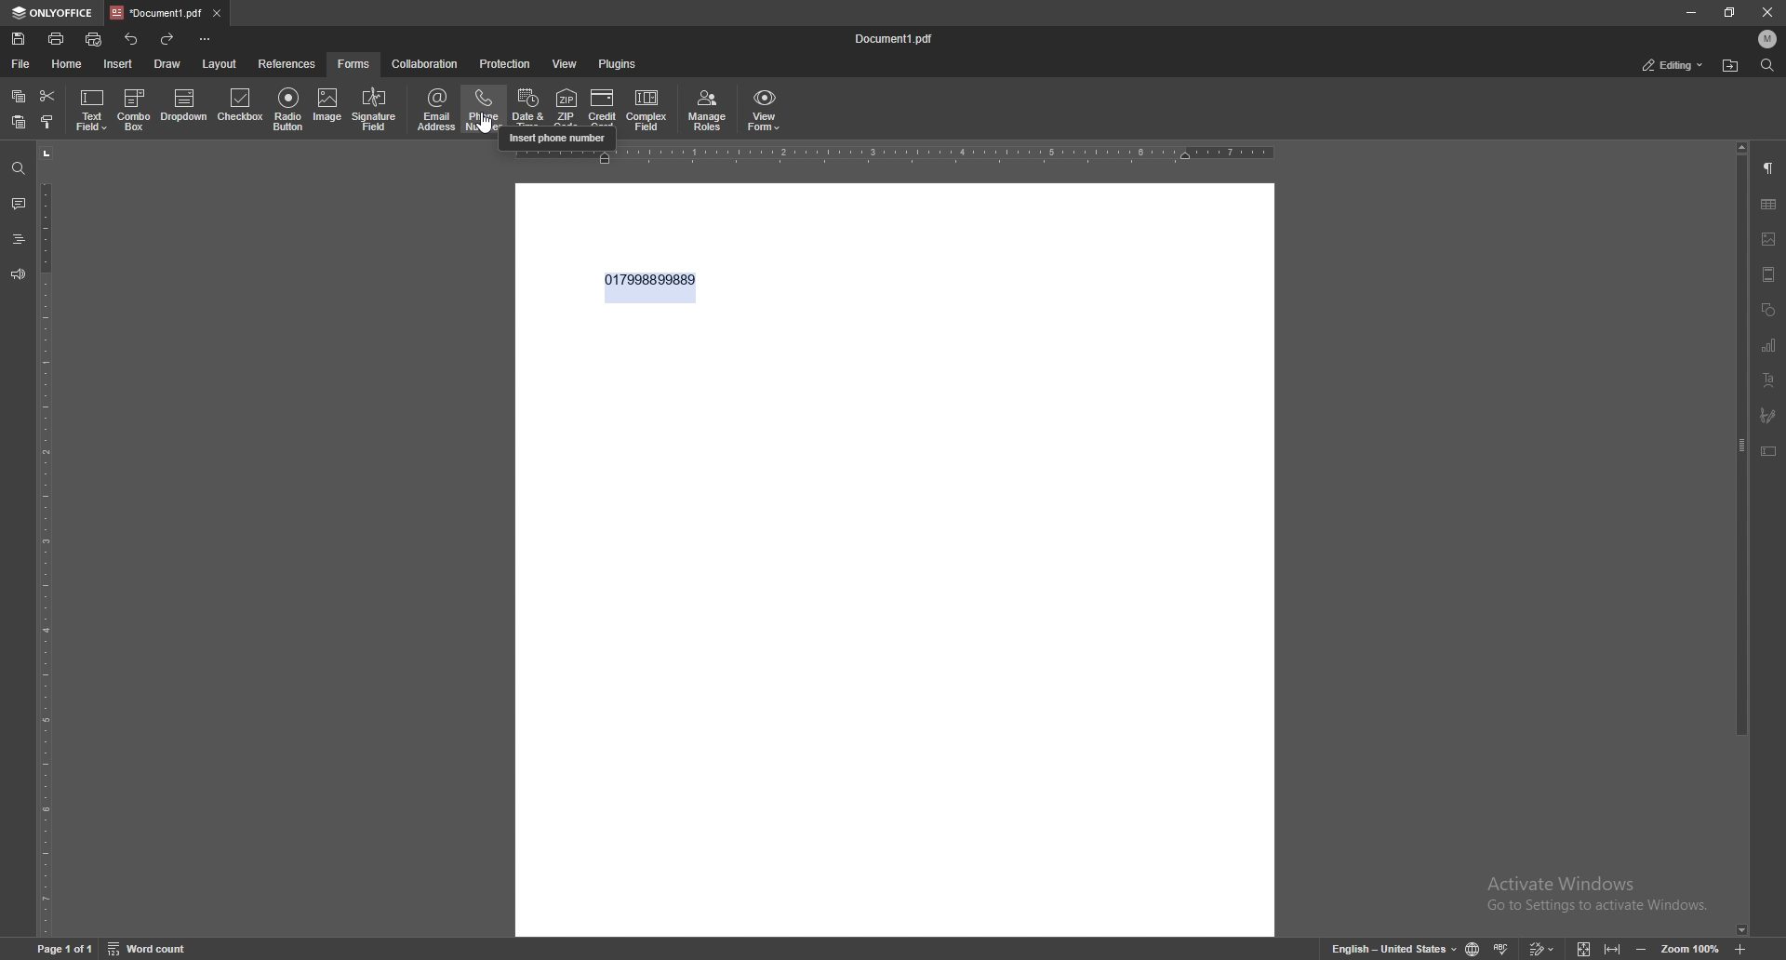 This screenshot has height=960, width=1786. I want to click on locate file, so click(1729, 66).